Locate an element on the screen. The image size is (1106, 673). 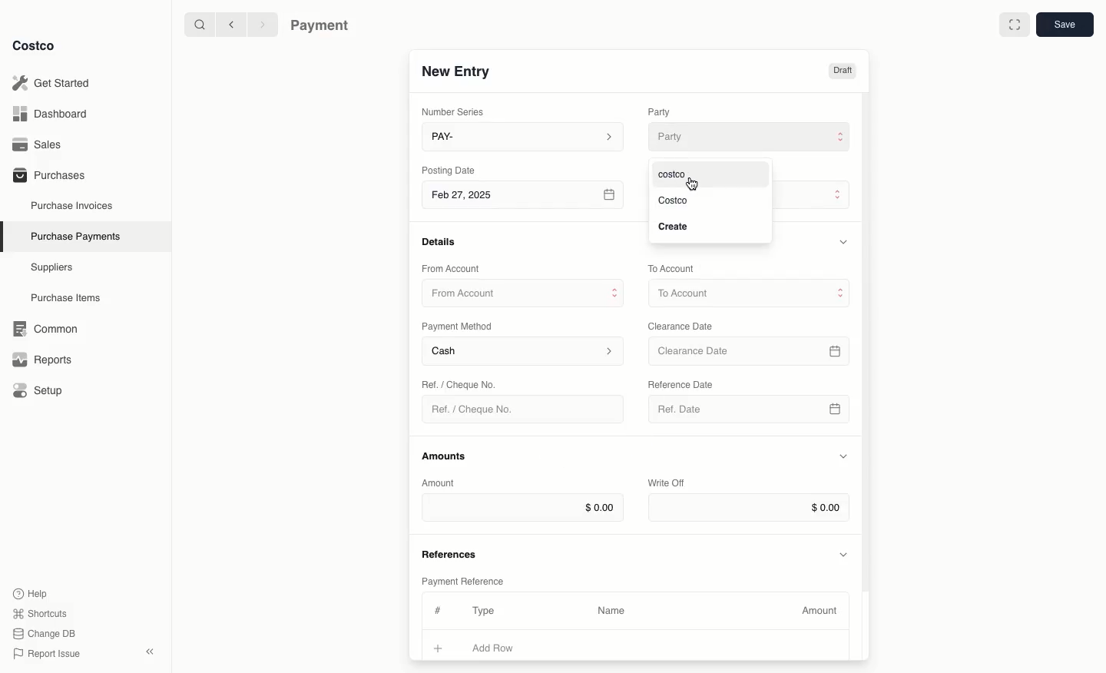
Amounts is located at coordinates (445, 456).